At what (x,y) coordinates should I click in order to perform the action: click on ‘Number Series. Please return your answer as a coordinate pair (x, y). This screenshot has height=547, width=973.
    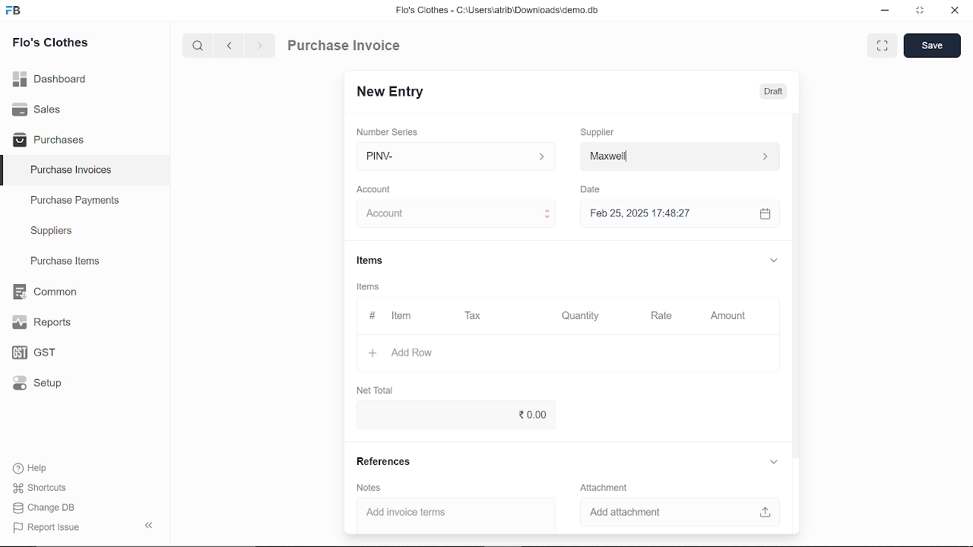
    Looking at the image, I should click on (392, 131).